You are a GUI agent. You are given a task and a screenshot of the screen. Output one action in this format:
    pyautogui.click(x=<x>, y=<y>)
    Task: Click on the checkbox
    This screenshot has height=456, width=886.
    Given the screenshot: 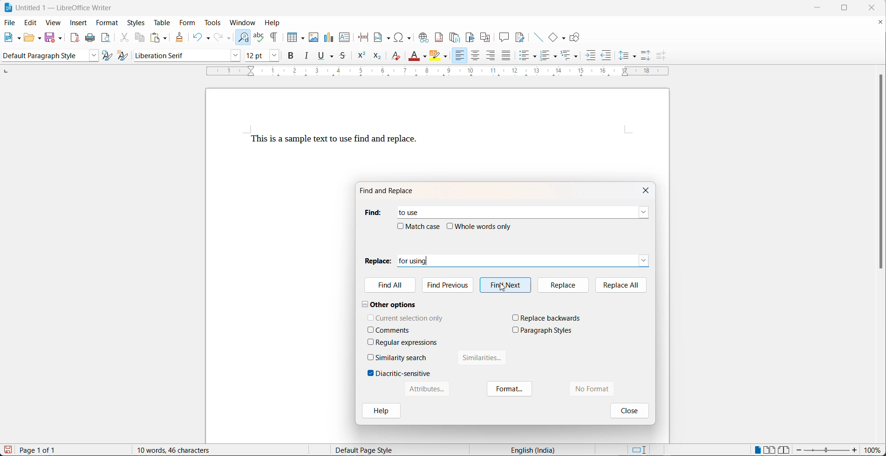 What is the action you would take?
    pyautogui.click(x=371, y=329)
    